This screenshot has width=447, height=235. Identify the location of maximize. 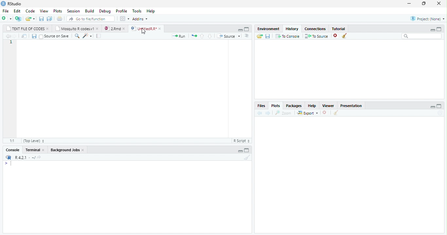
(439, 106).